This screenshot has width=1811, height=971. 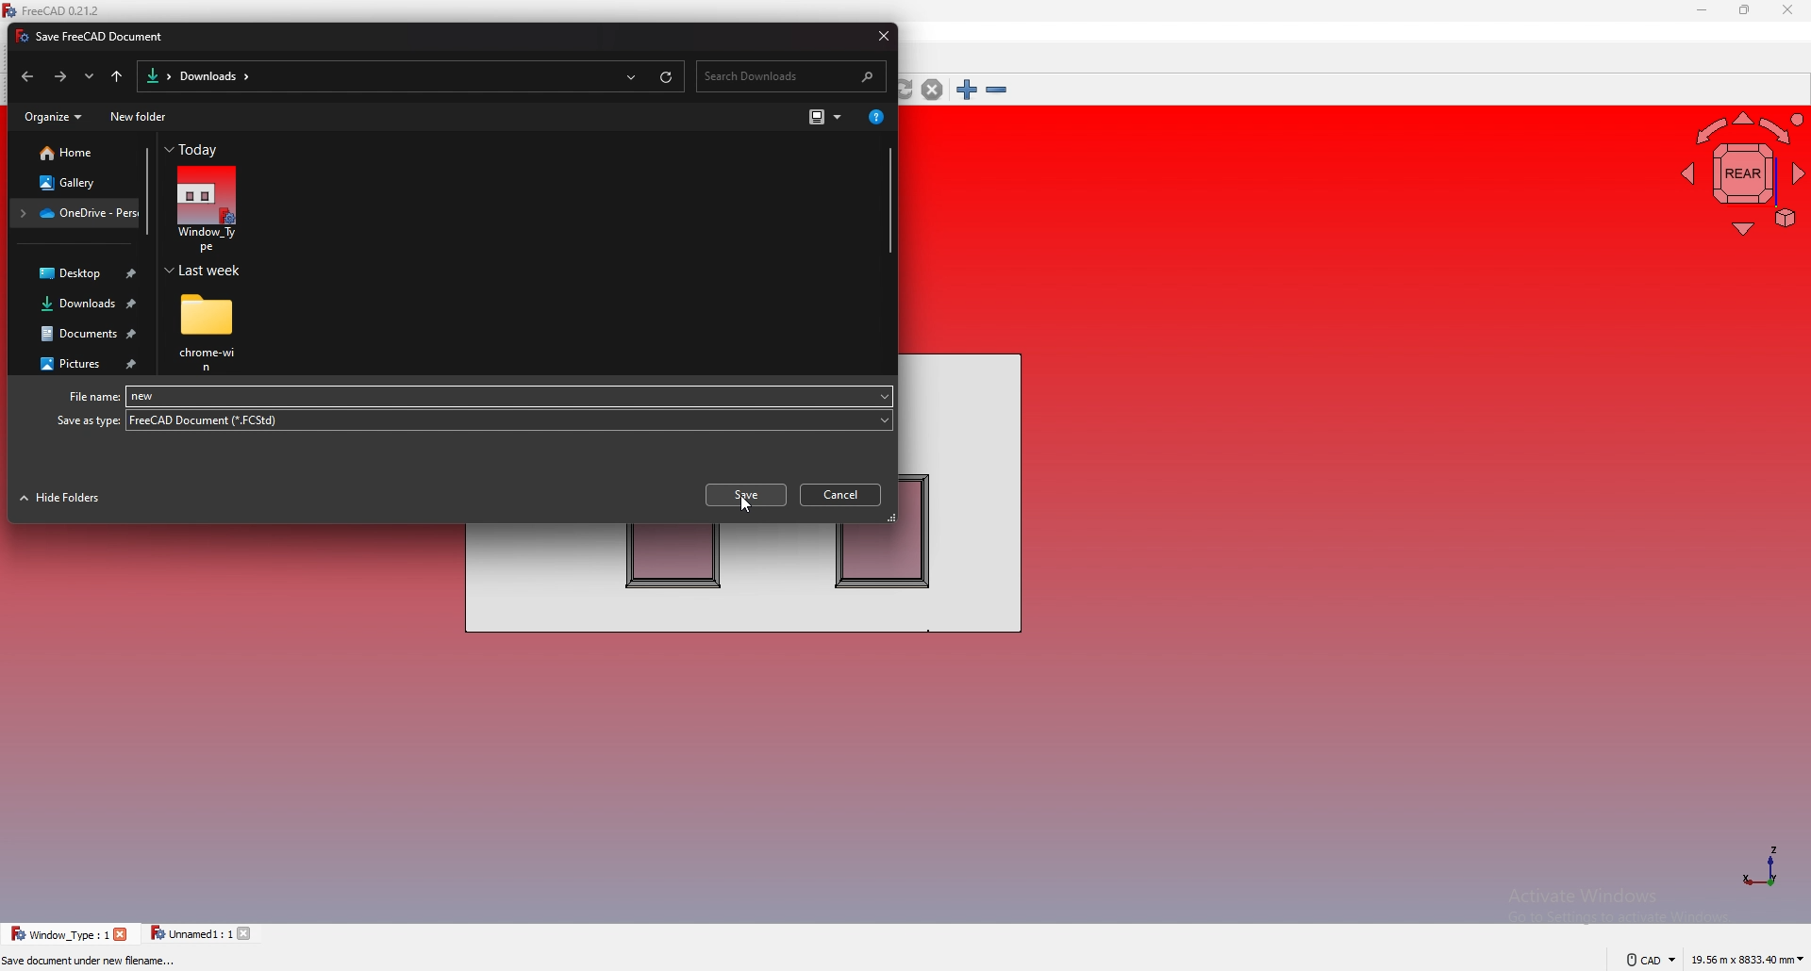 I want to click on get help, so click(x=875, y=115).